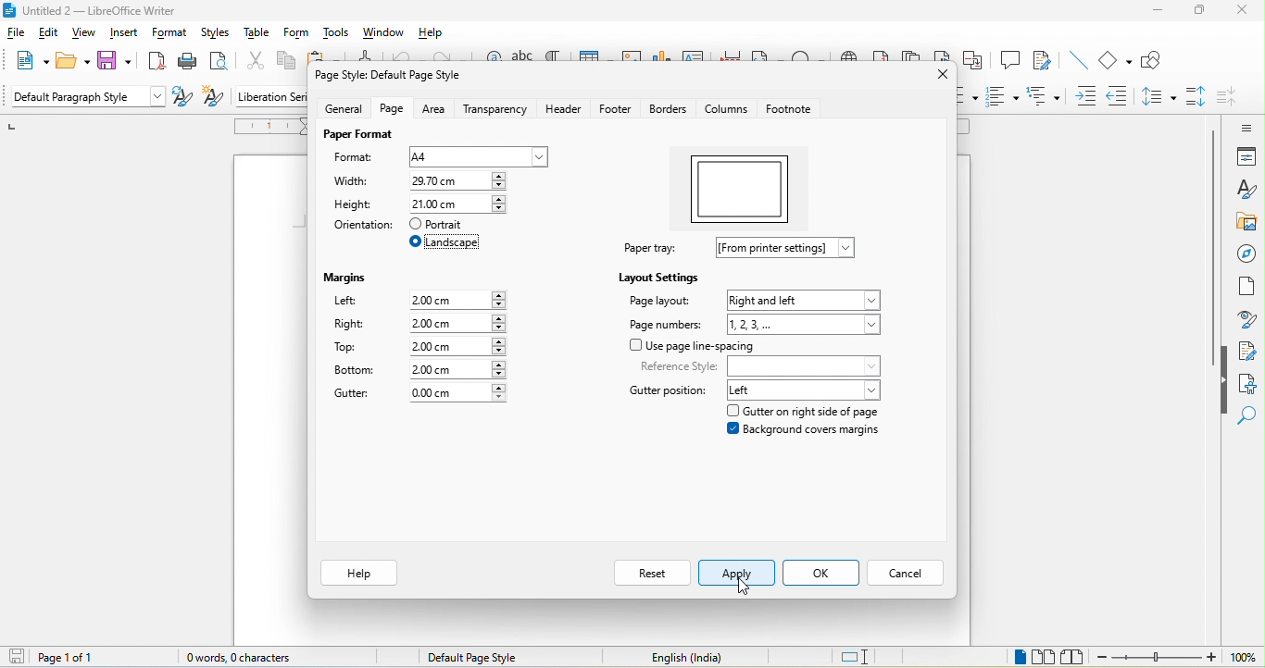  What do you see at coordinates (1162, 63) in the screenshot?
I see `show draw function` at bounding box center [1162, 63].